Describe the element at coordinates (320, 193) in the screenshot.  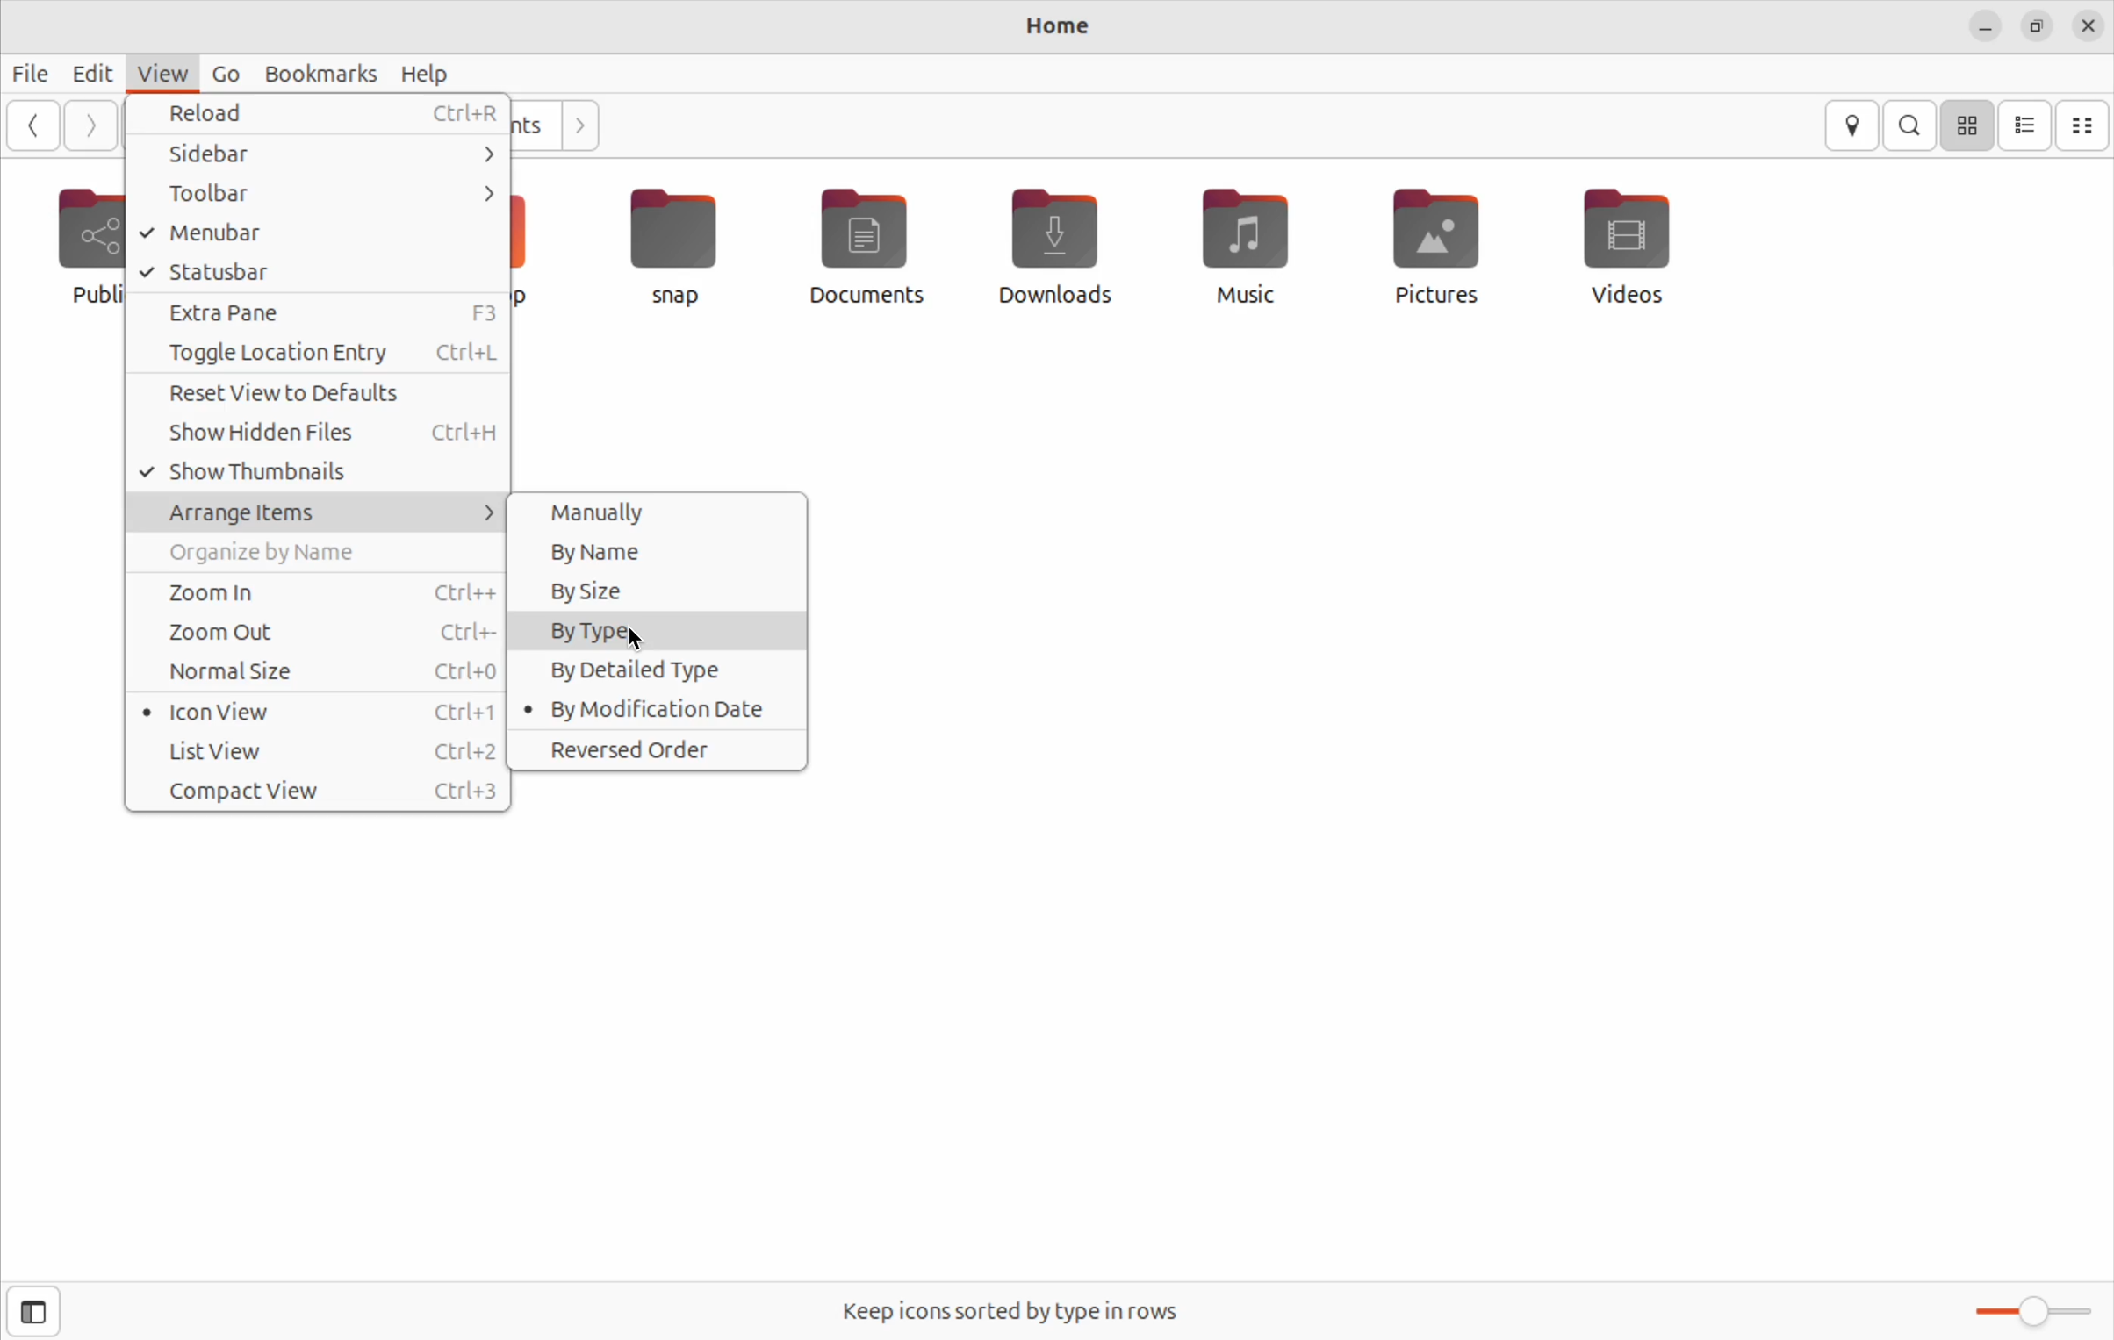
I see `tool bar` at that location.